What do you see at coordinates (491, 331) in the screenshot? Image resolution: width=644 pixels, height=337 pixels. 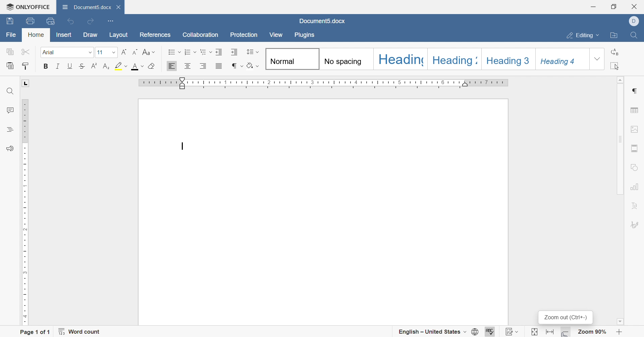 I see `spell checking` at bounding box center [491, 331].